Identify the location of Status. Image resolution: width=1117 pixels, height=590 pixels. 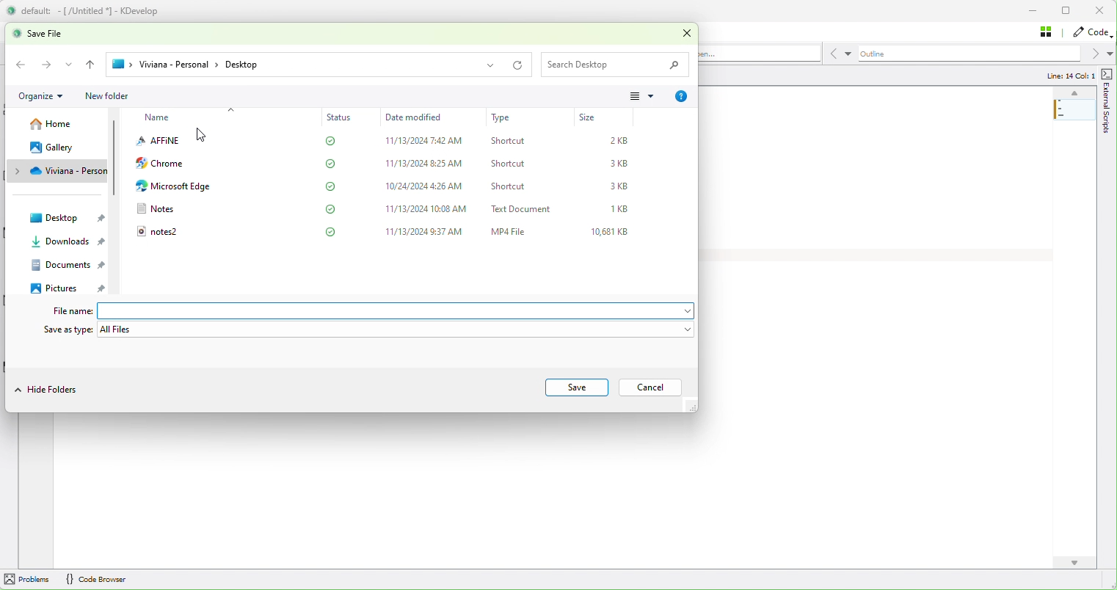
(341, 117).